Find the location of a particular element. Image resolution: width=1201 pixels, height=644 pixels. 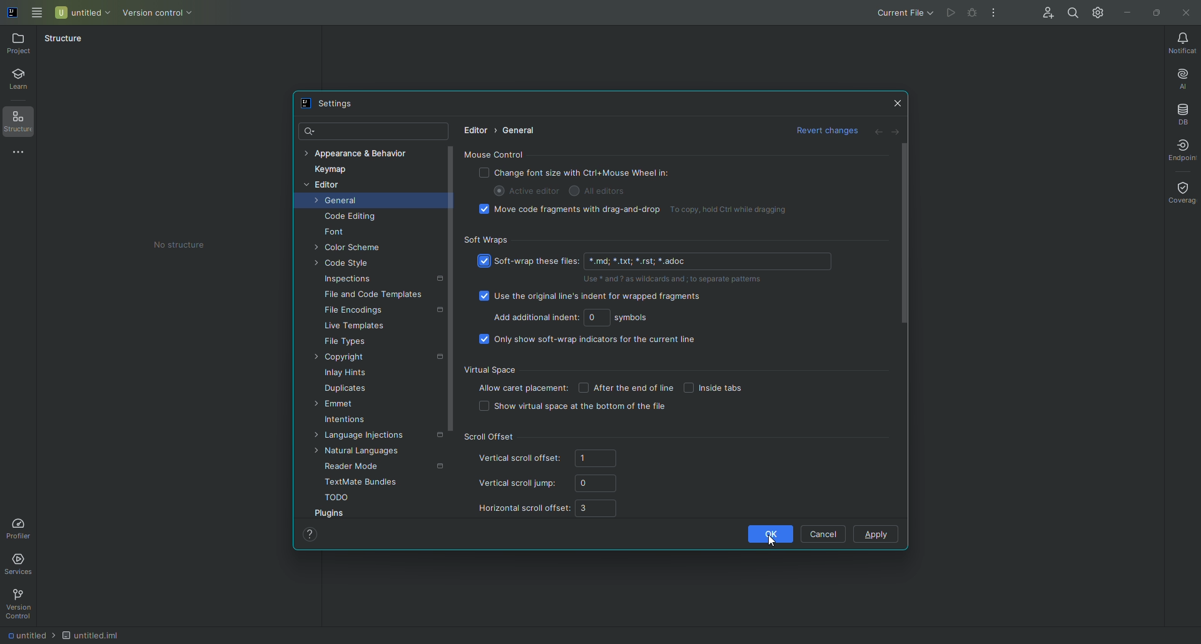

Keymap is located at coordinates (330, 172).